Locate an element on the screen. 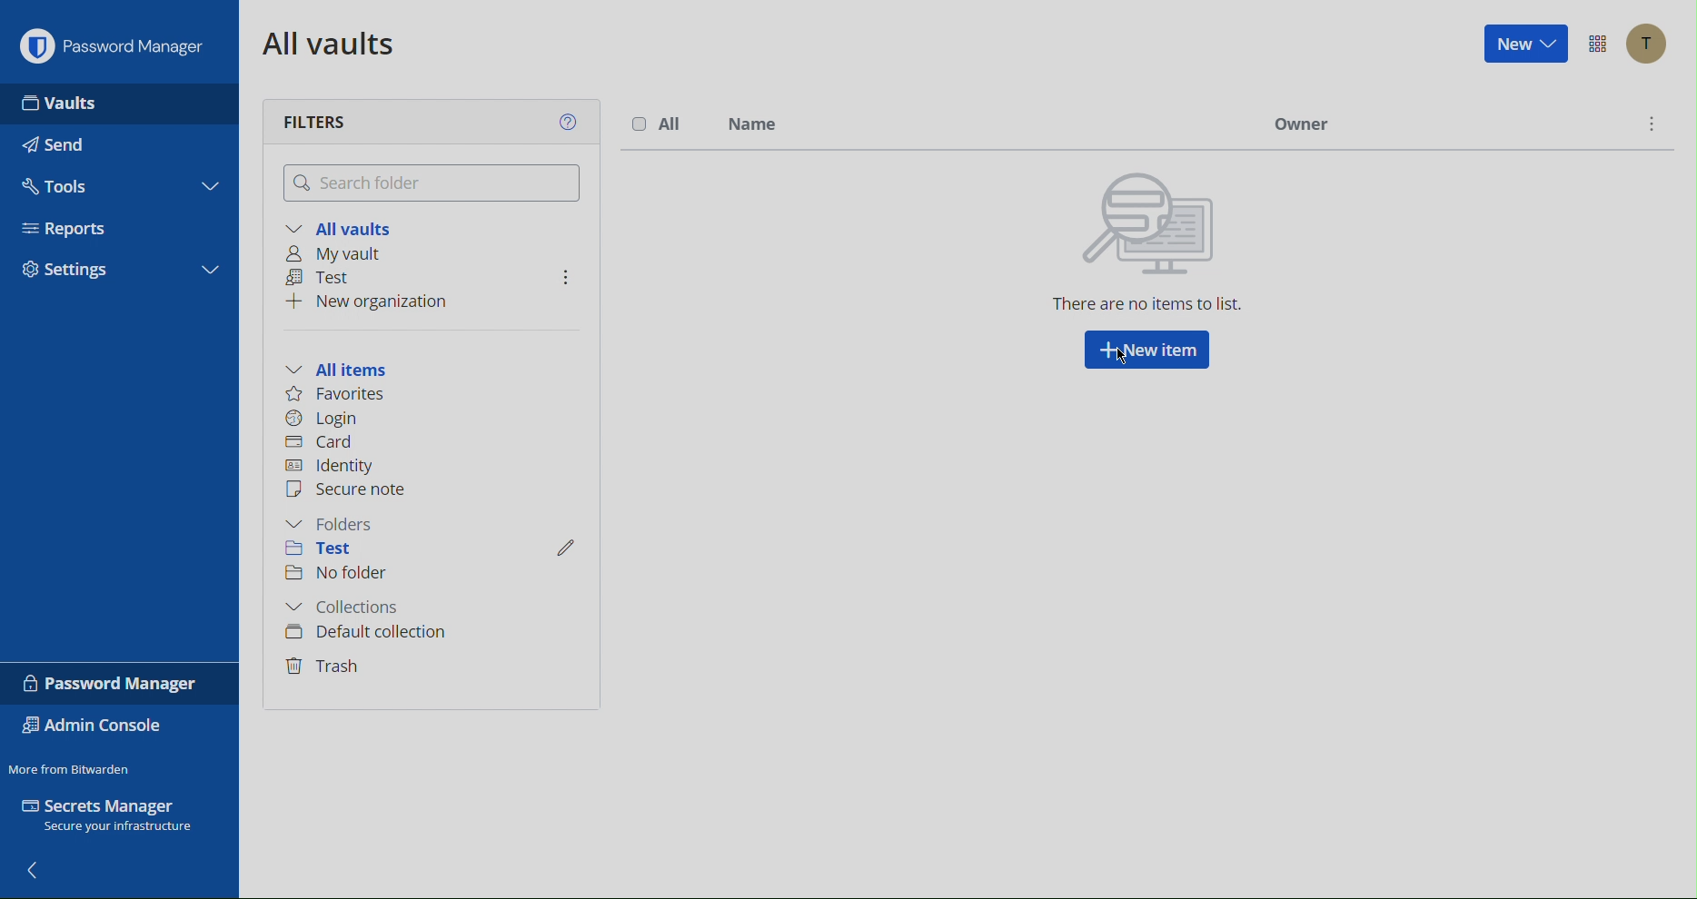 This screenshot has width=1697, height=899. All is located at coordinates (655, 122).